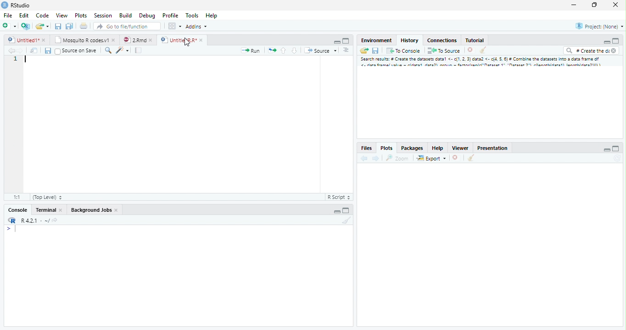  Describe the element at coordinates (137, 39) in the screenshot. I see `2.Rmd` at that location.